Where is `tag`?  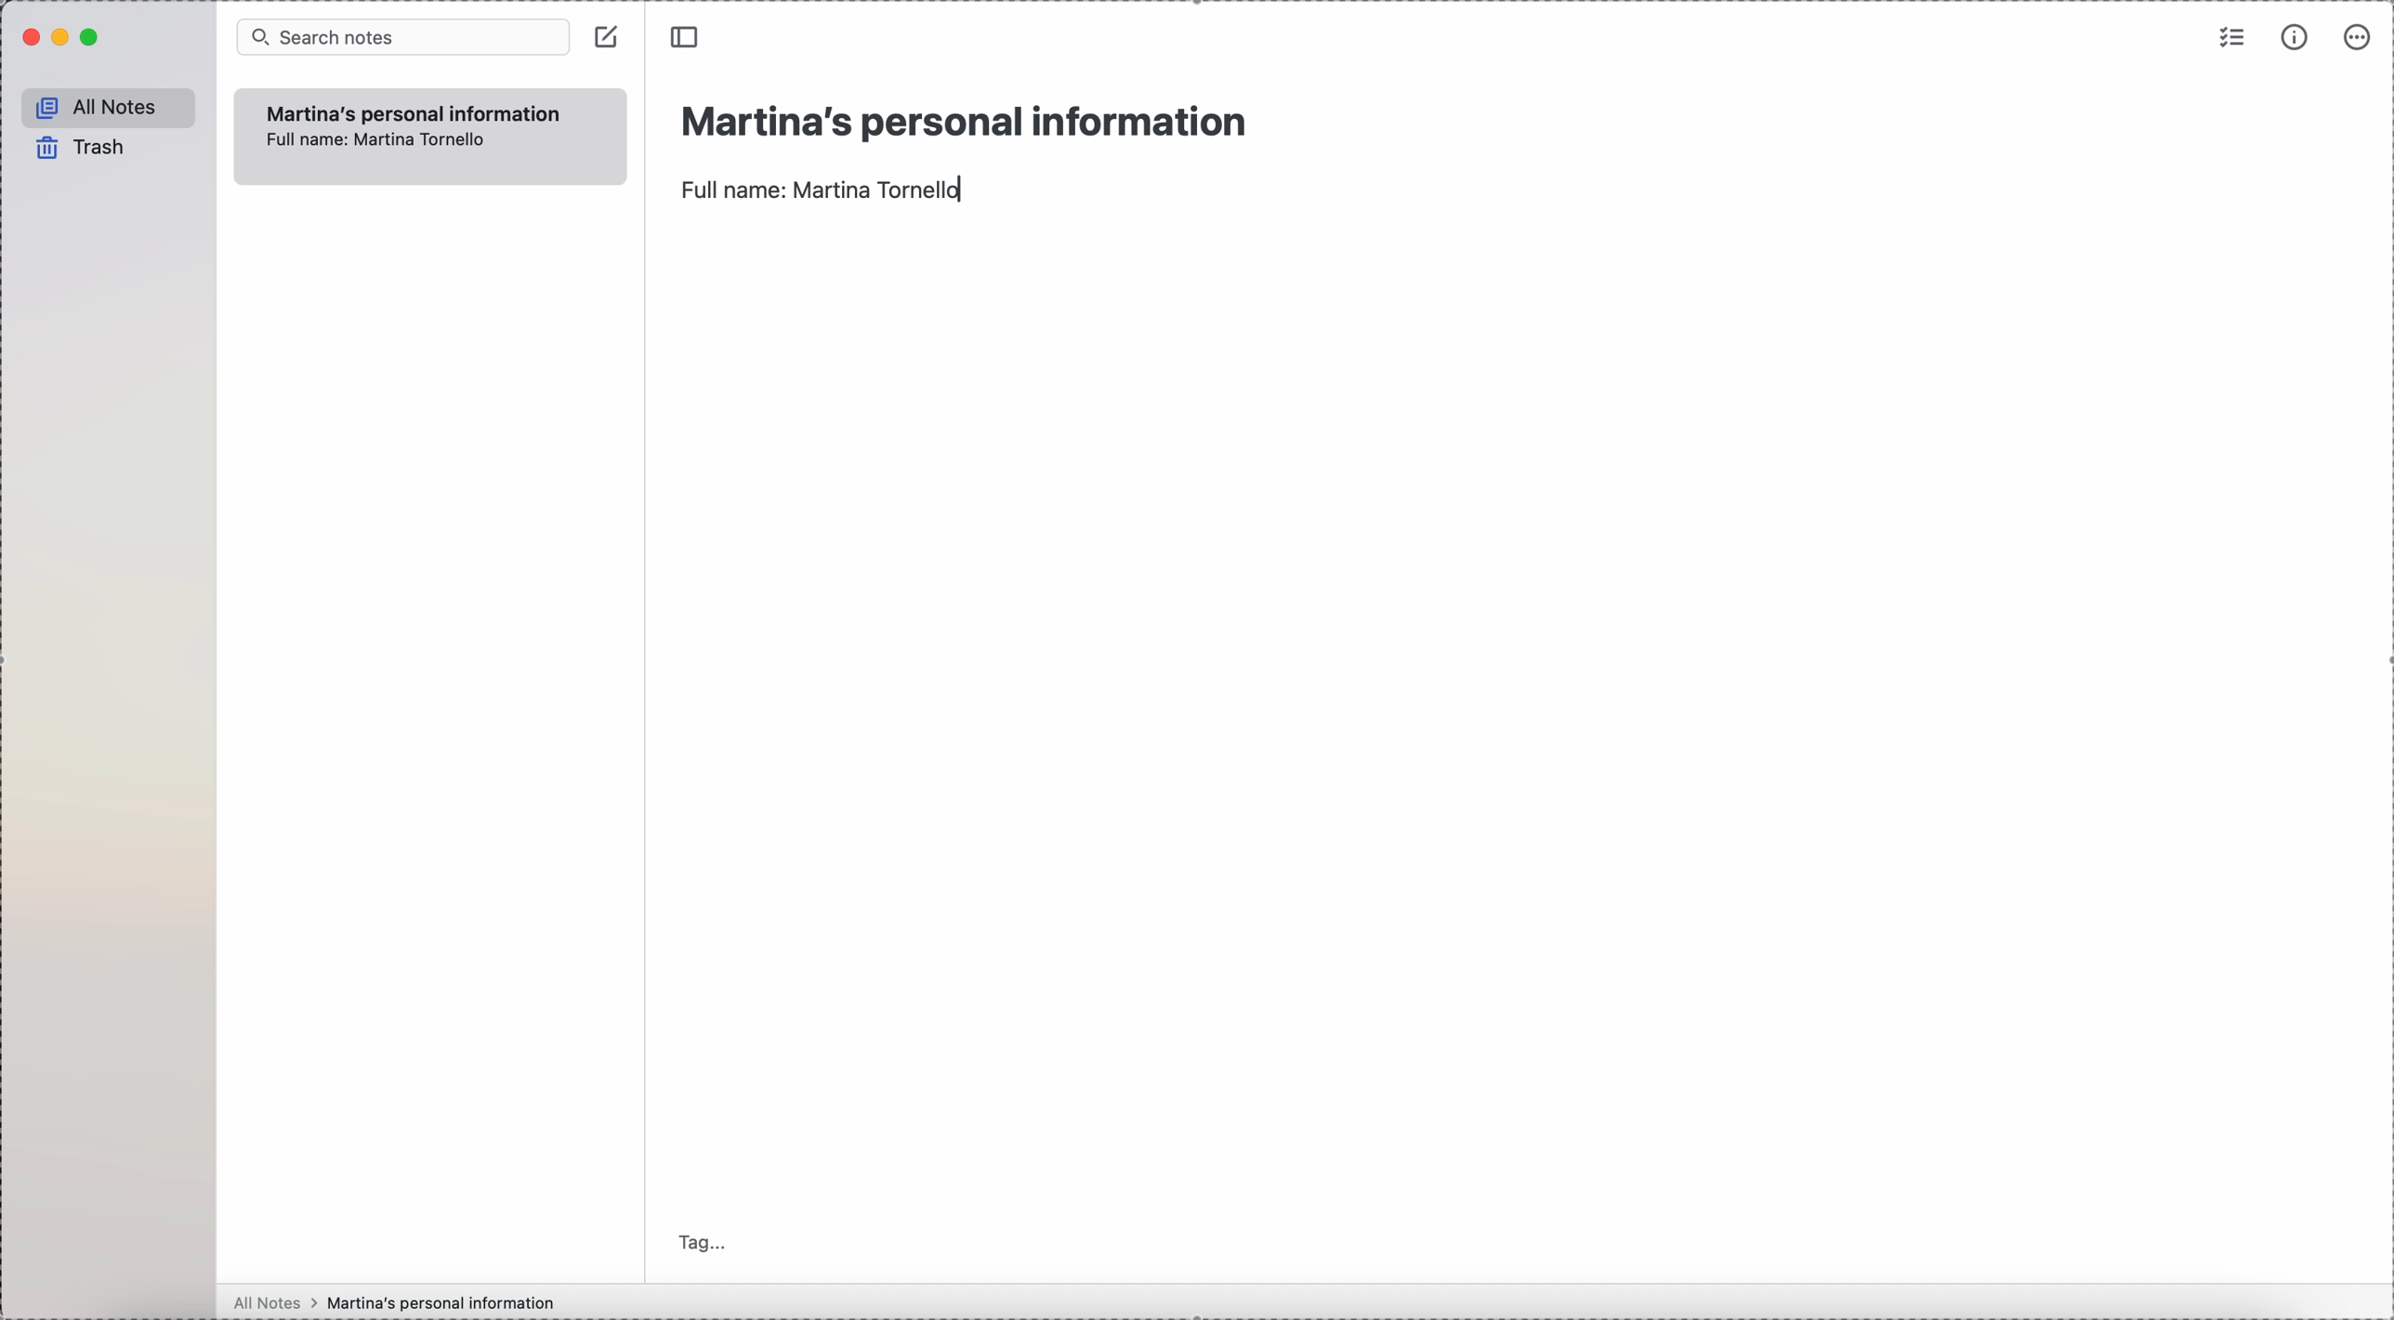 tag is located at coordinates (706, 1241).